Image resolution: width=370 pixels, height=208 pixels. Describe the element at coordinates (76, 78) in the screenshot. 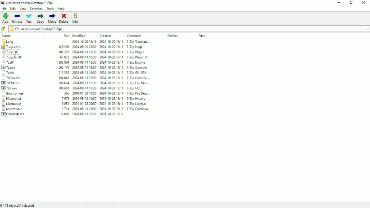

I see `7zCon.sfx` at that location.